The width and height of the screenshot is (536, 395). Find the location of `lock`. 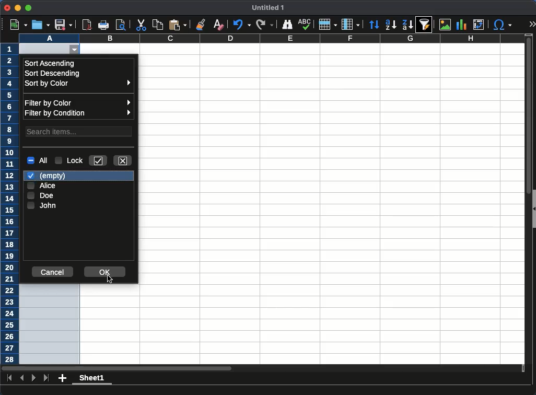

lock is located at coordinates (69, 160).